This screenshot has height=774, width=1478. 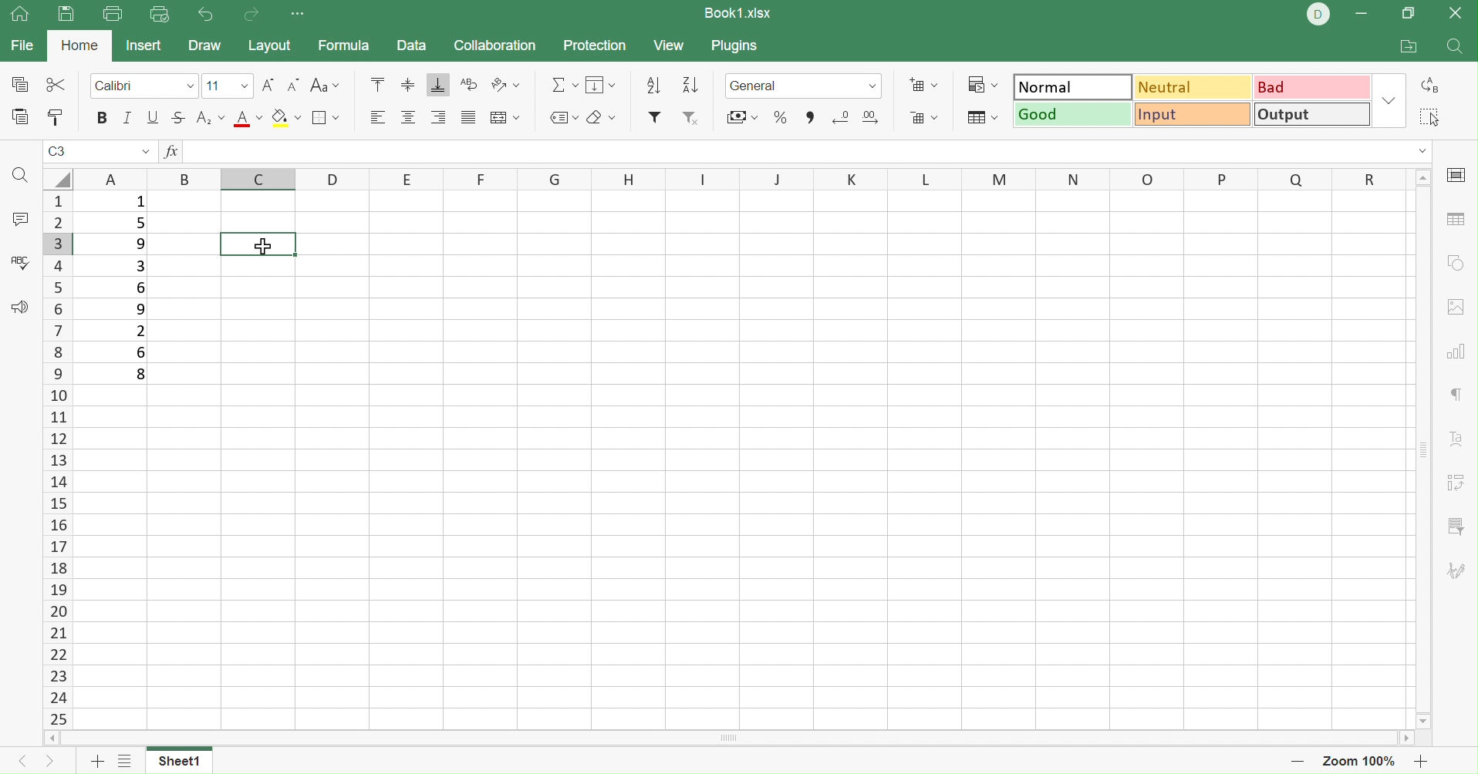 What do you see at coordinates (593, 45) in the screenshot?
I see `Protection` at bounding box center [593, 45].